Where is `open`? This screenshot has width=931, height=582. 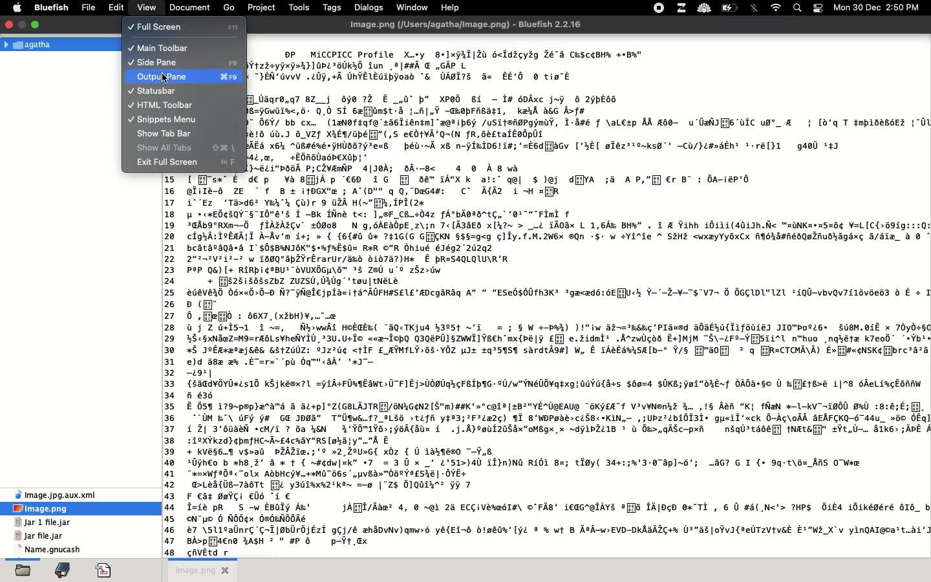
open is located at coordinates (26, 570).